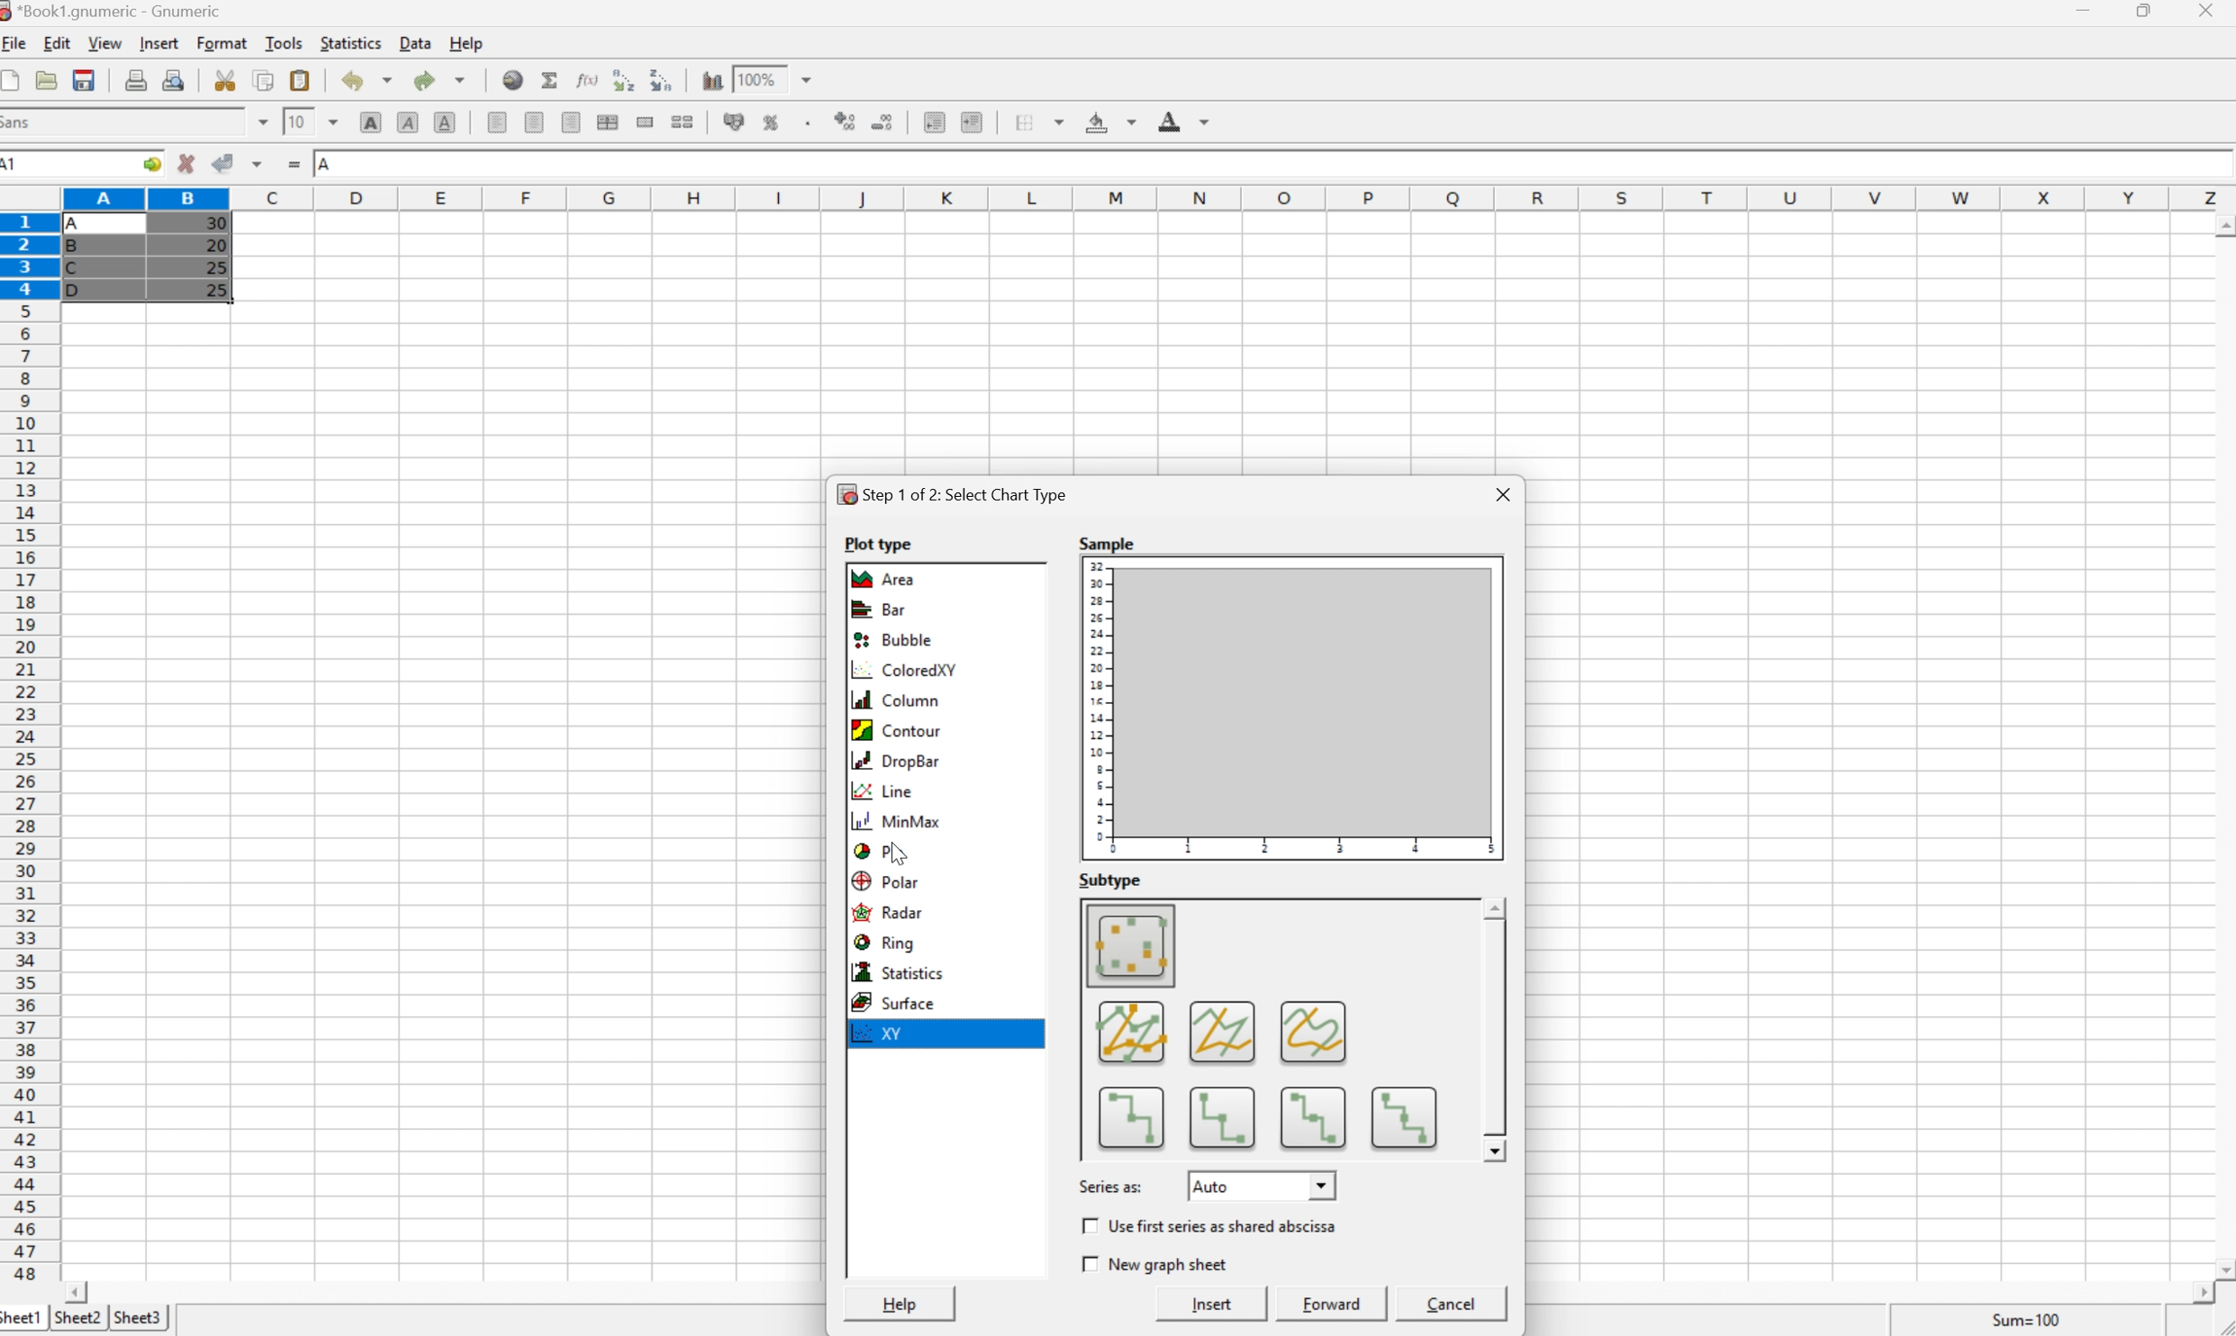 This screenshot has width=2236, height=1336. What do you see at coordinates (284, 43) in the screenshot?
I see `Tools` at bounding box center [284, 43].